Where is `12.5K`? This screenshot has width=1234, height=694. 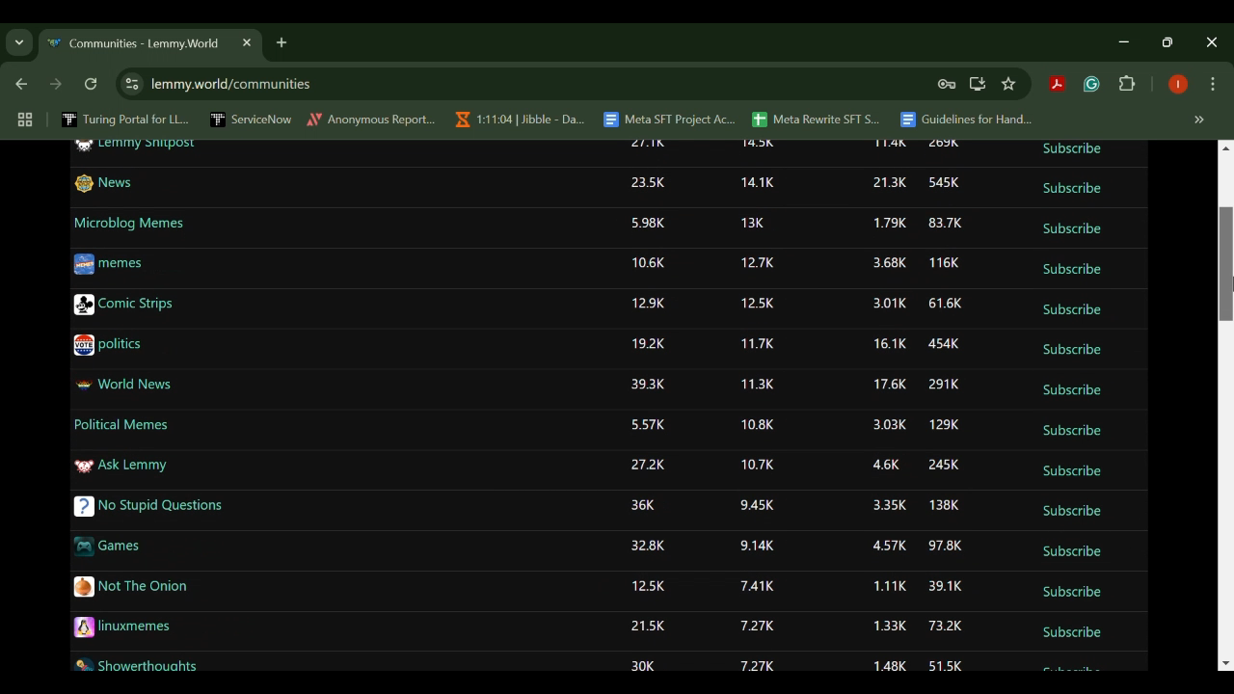 12.5K is located at coordinates (760, 303).